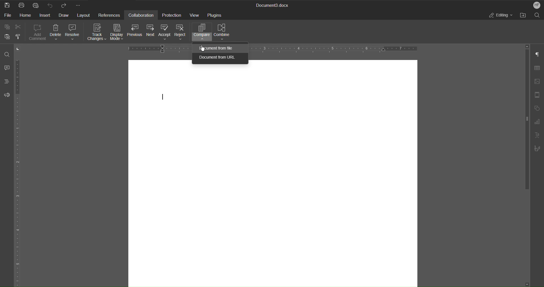 This screenshot has height=287, width=544. Describe the element at coordinates (163, 97) in the screenshot. I see `Typing cursor` at that location.